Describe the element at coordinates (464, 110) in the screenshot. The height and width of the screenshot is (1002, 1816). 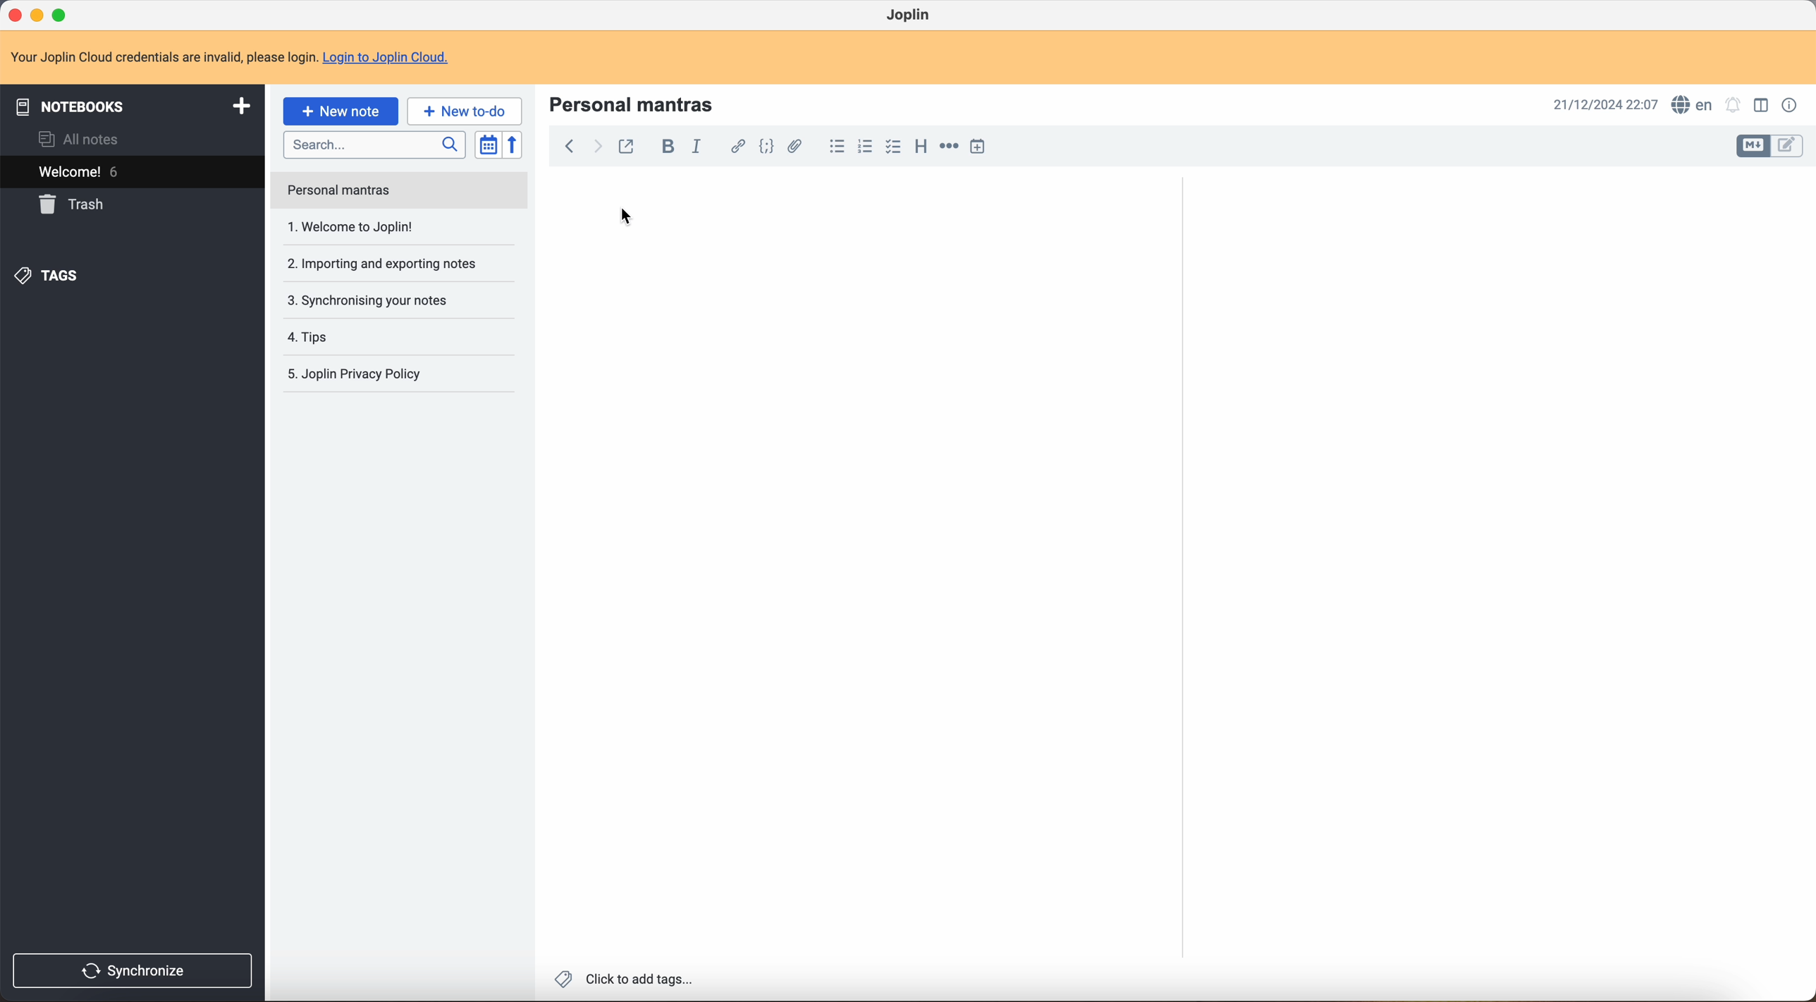
I see `new to-do` at that location.